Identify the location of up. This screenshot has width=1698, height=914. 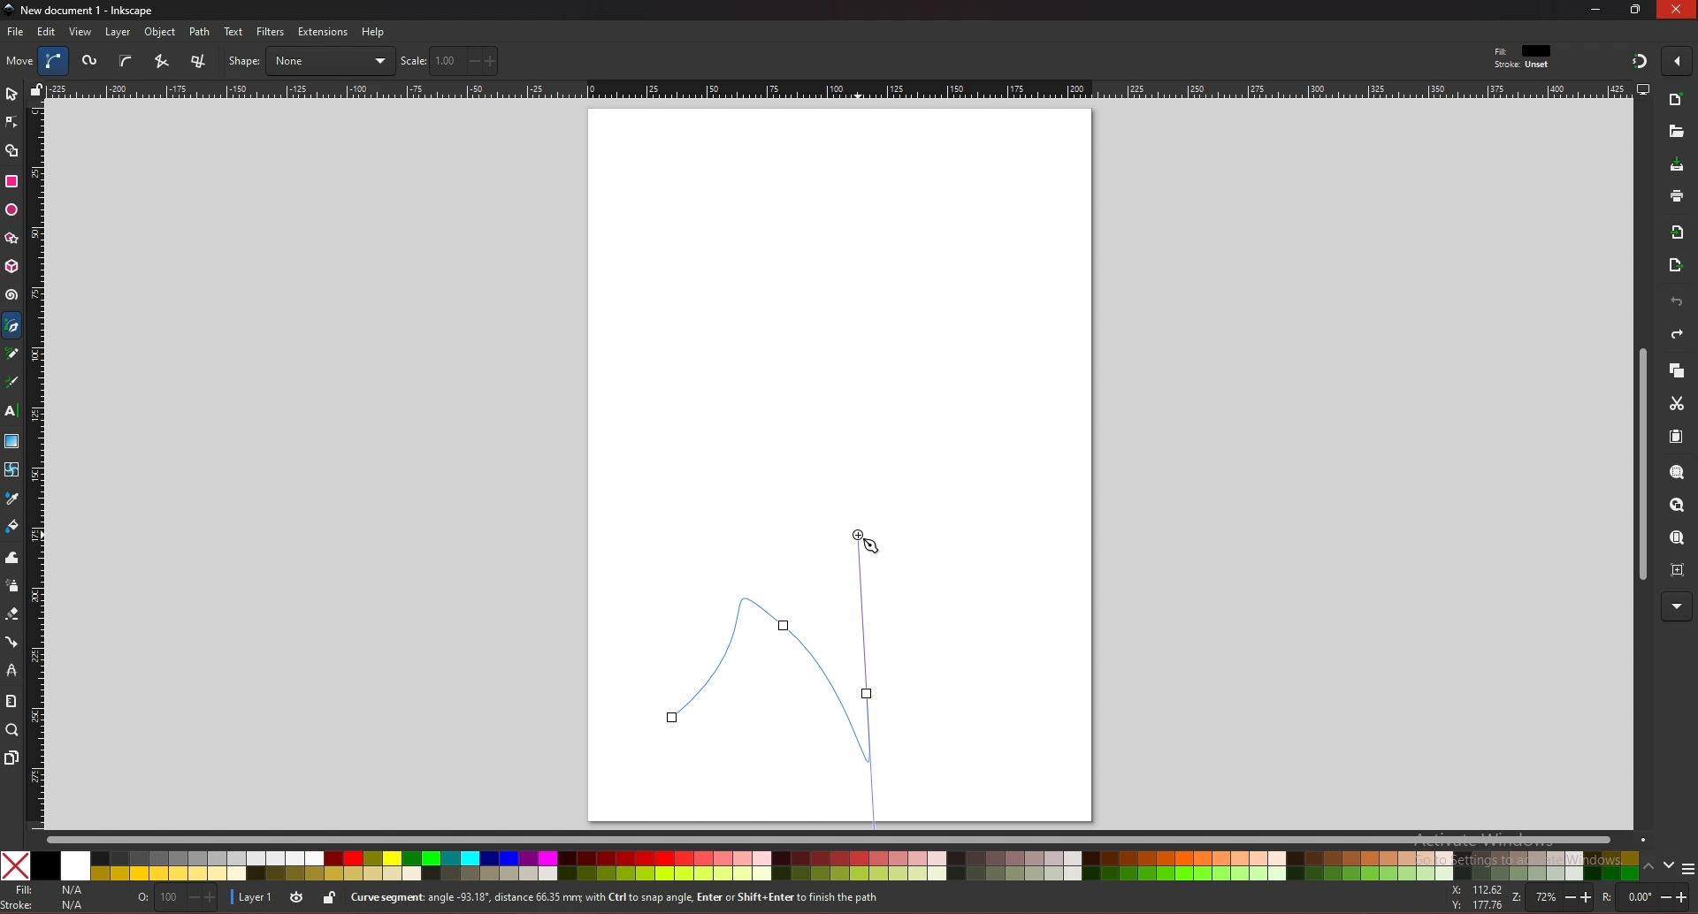
(1649, 869).